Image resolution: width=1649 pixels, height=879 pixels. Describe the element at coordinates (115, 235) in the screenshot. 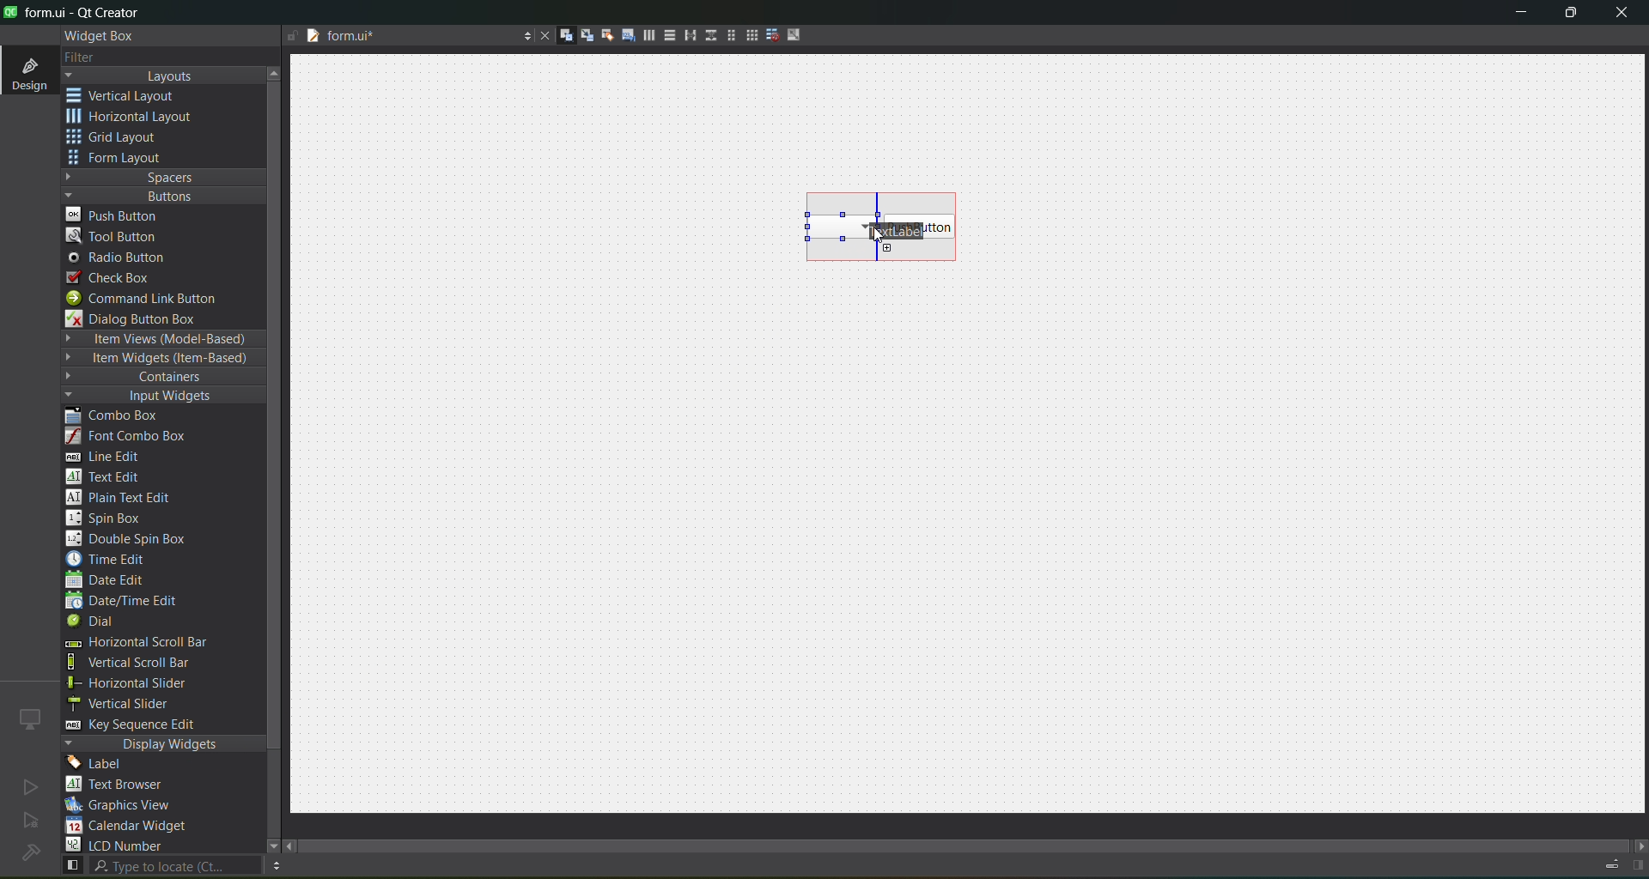

I see `tool` at that location.